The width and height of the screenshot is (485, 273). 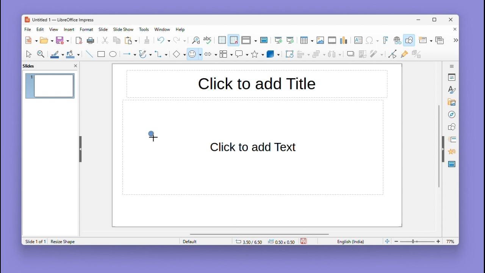 What do you see at coordinates (439, 146) in the screenshot?
I see `Vertical scroll bar` at bounding box center [439, 146].